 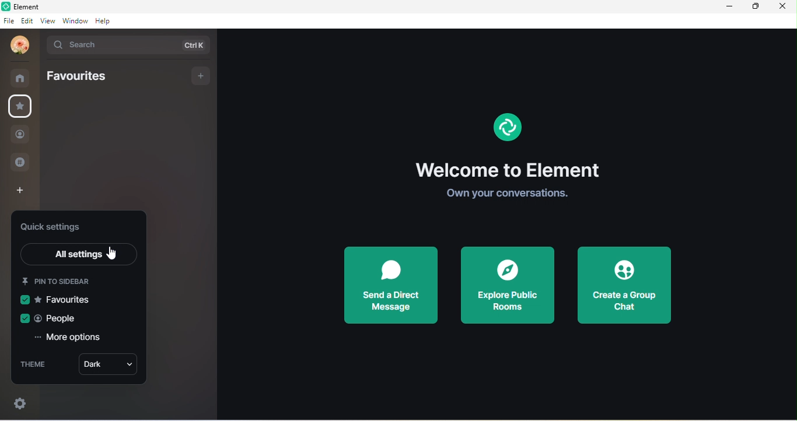 What do you see at coordinates (727, 7) in the screenshot?
I see `minimize` at bounding box center [727, 7].